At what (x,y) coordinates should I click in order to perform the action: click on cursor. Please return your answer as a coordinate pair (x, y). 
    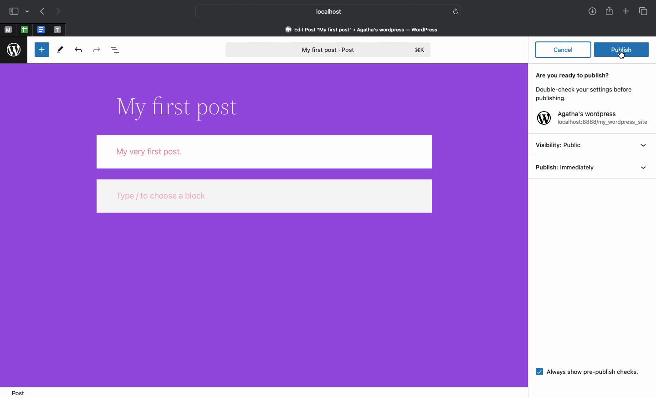
    Looking at the image, I should click on (623, 56).